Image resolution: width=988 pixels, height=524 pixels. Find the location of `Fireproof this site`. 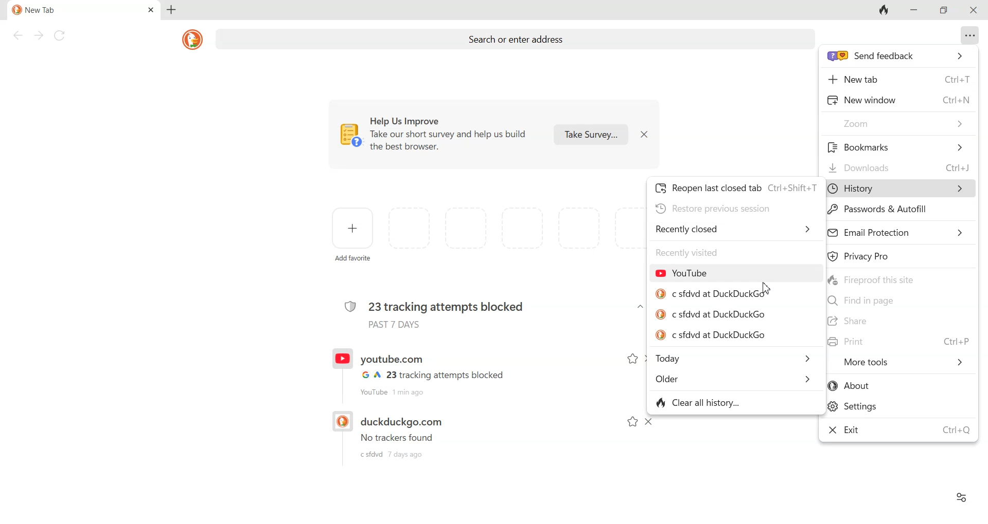

Fireproof this site is located at coordinates (899, 279).